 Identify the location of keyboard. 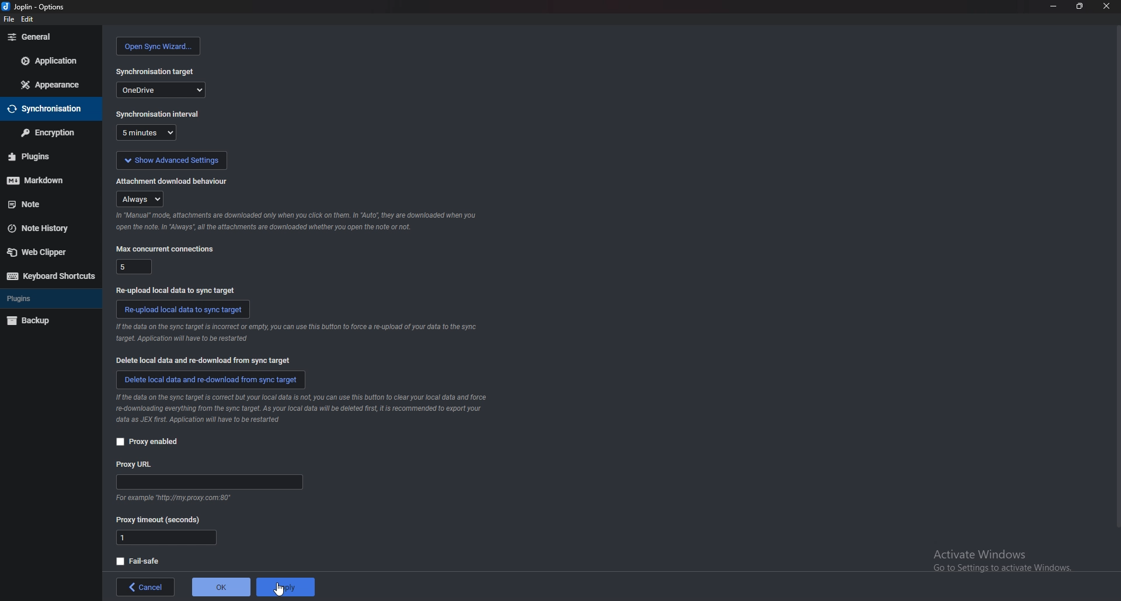
(50, 275).